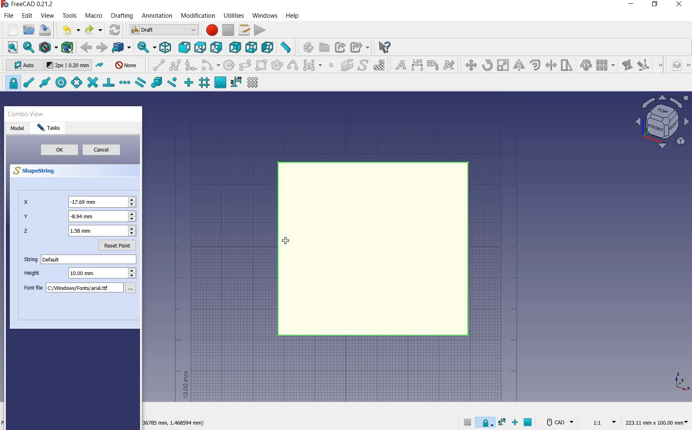 This screenshot has width=692, height=430. What do you see at coordinates (45, 30) in the screenshot?
I see `save` at bounding box center [45, 30].